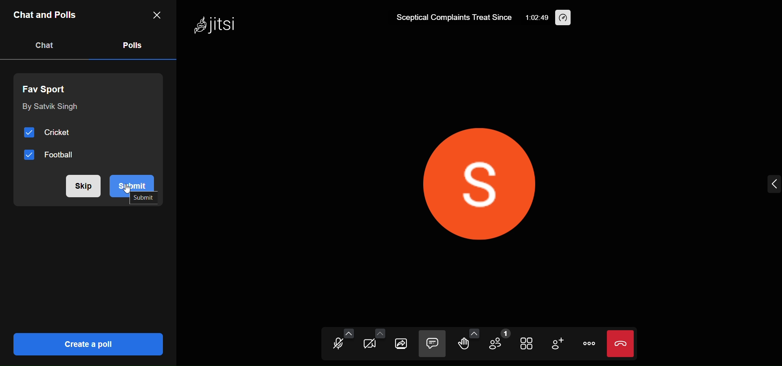 The image size is (782, 366). I want to click on more camera option, so click(380, 334).